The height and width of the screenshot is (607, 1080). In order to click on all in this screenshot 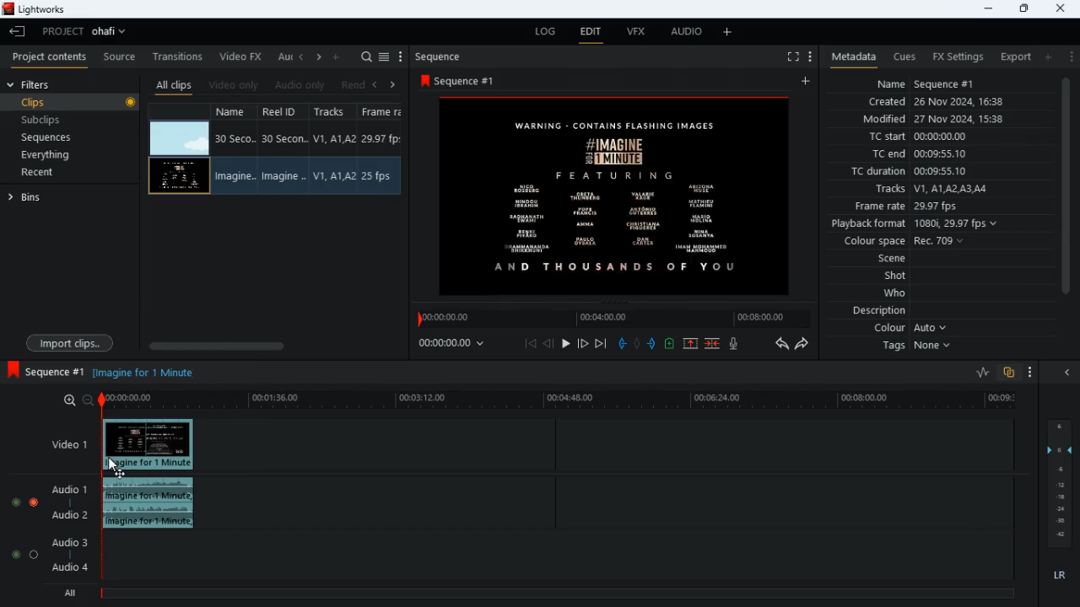, I will do `click(65, 592)`.